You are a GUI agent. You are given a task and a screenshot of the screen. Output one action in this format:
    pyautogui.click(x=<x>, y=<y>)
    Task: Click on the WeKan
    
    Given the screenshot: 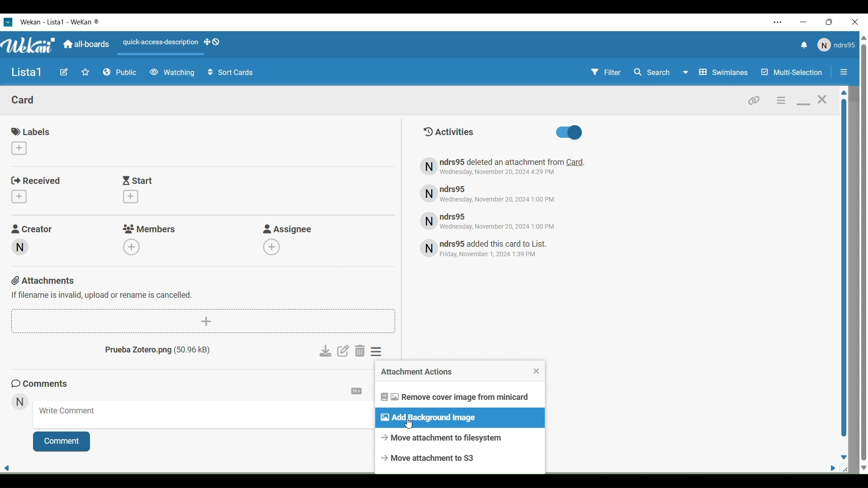 What is the action you would take?
    pyautogui.click(x=61, y=22)
    